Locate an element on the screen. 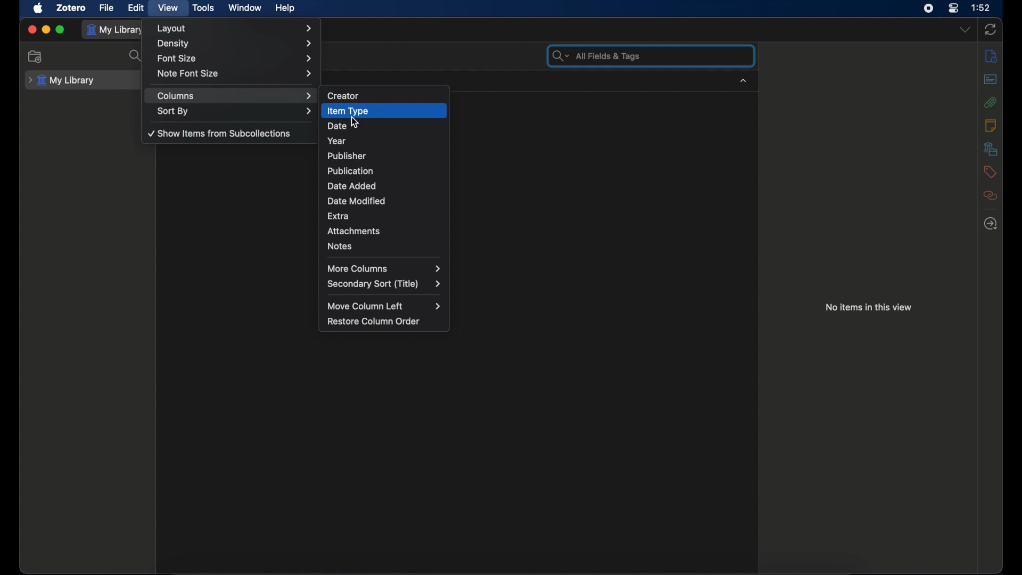  related is located at coordinates (991, 195).